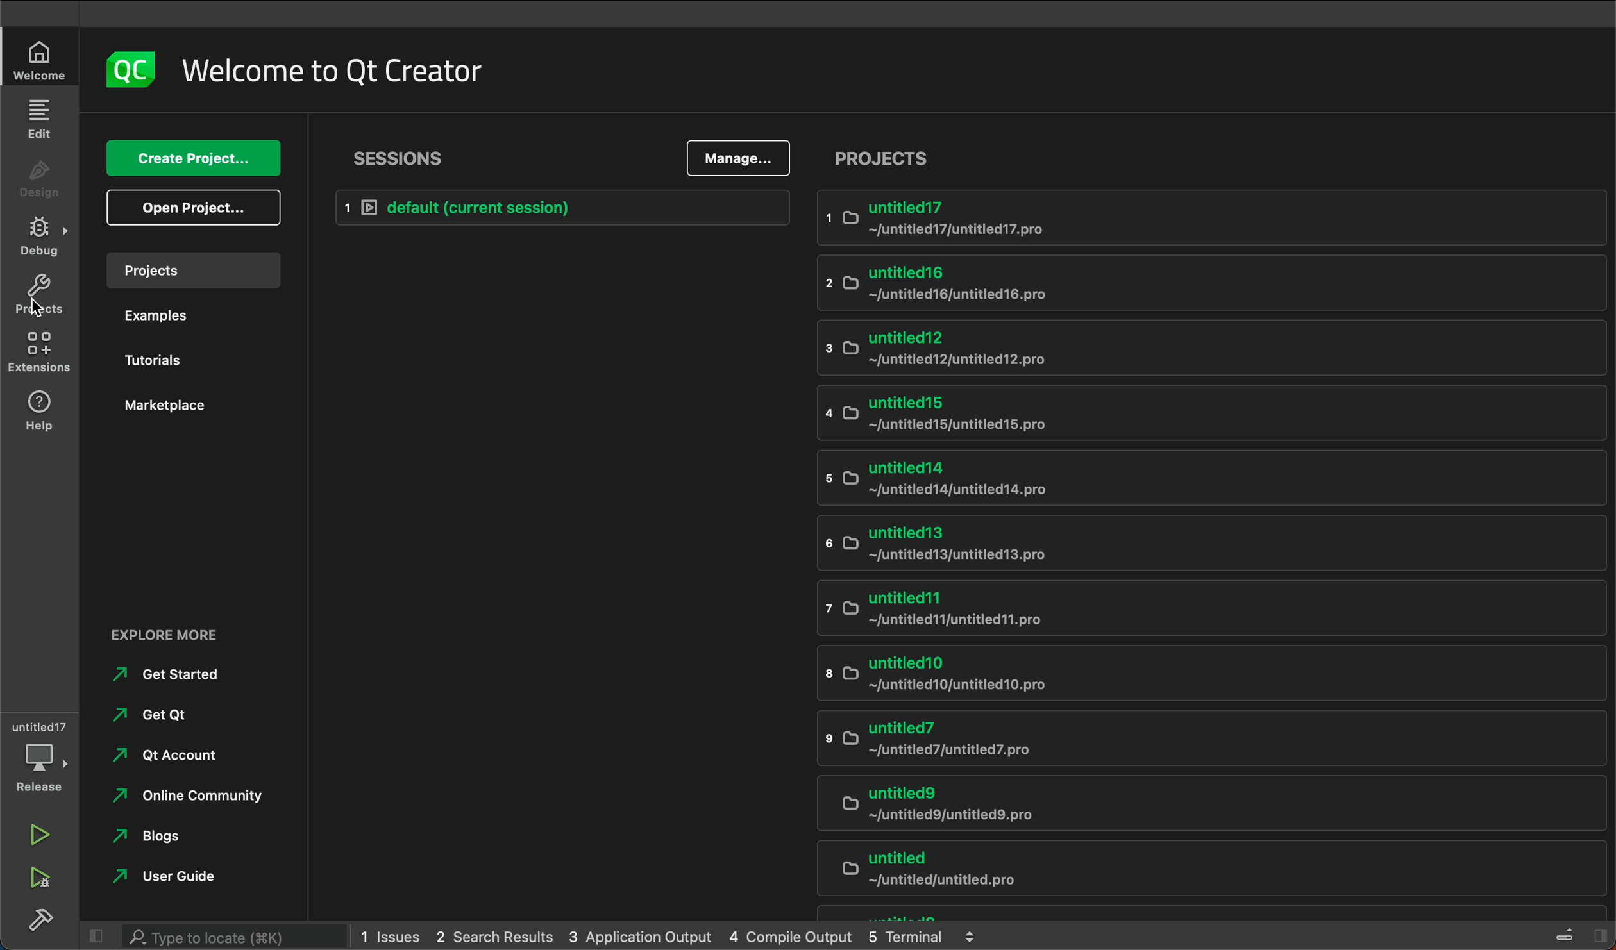 The image size is (1616, 950). Describe the element at coordinates (203, 408) in the screenshot. I see `market place` at that location.